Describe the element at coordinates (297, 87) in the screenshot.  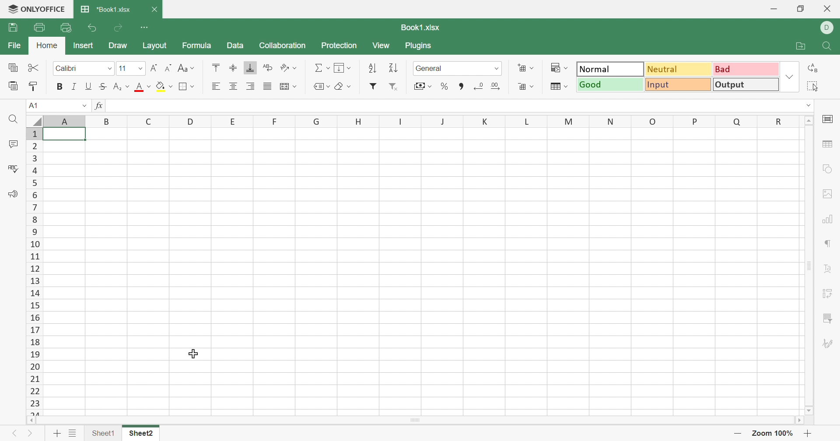
I see `Merge and center drop down` at that location.